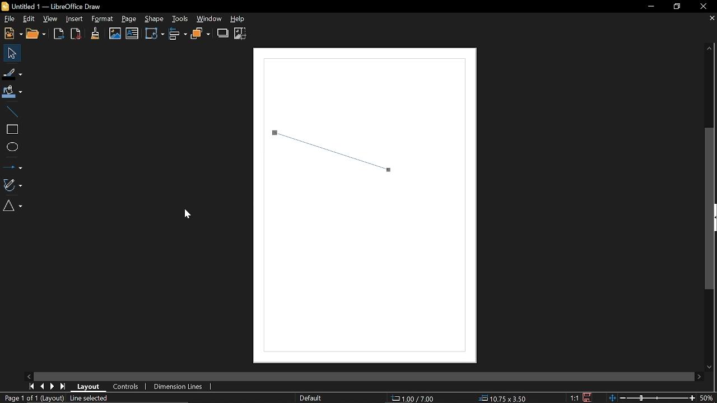 The image size is (717, 403). I want to click on Insert , so click(73, 19).